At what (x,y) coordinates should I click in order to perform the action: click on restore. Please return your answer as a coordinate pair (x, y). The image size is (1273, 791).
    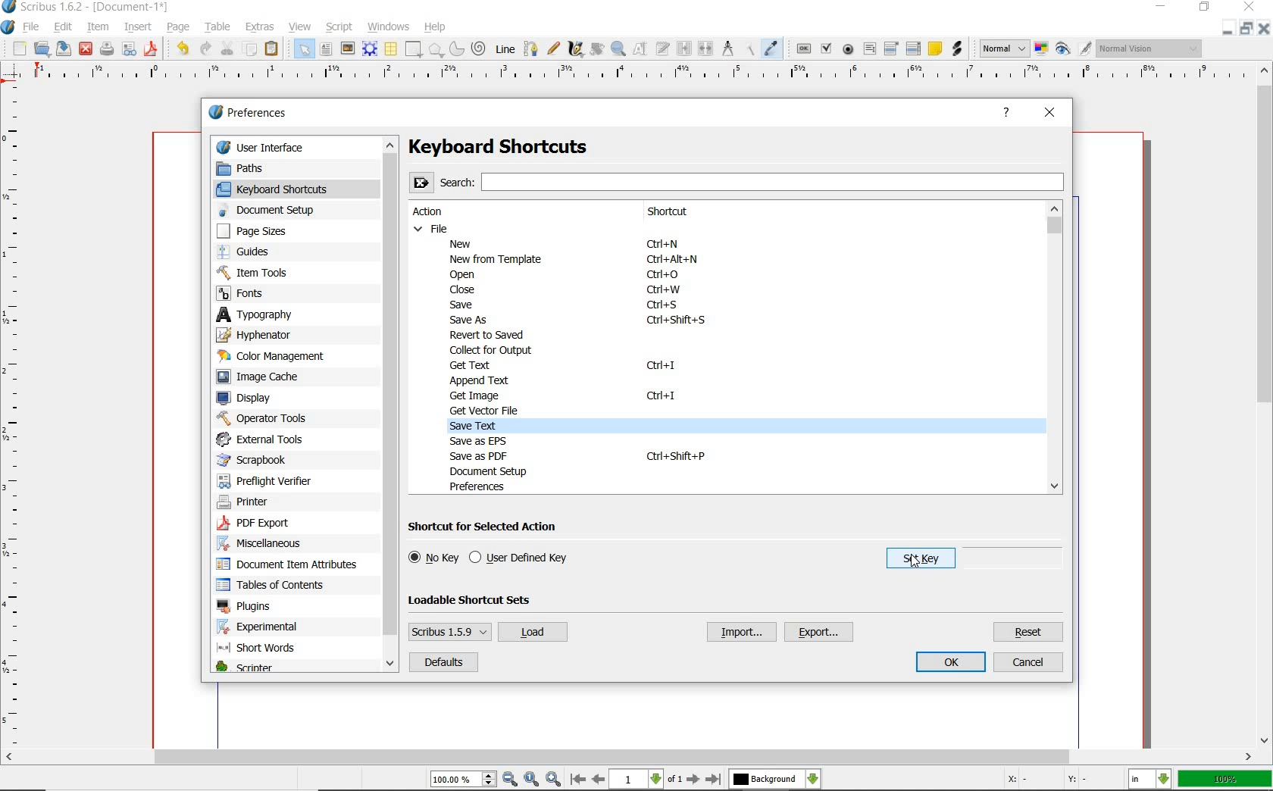
    Looking at the image, I should click on (1226, 29).